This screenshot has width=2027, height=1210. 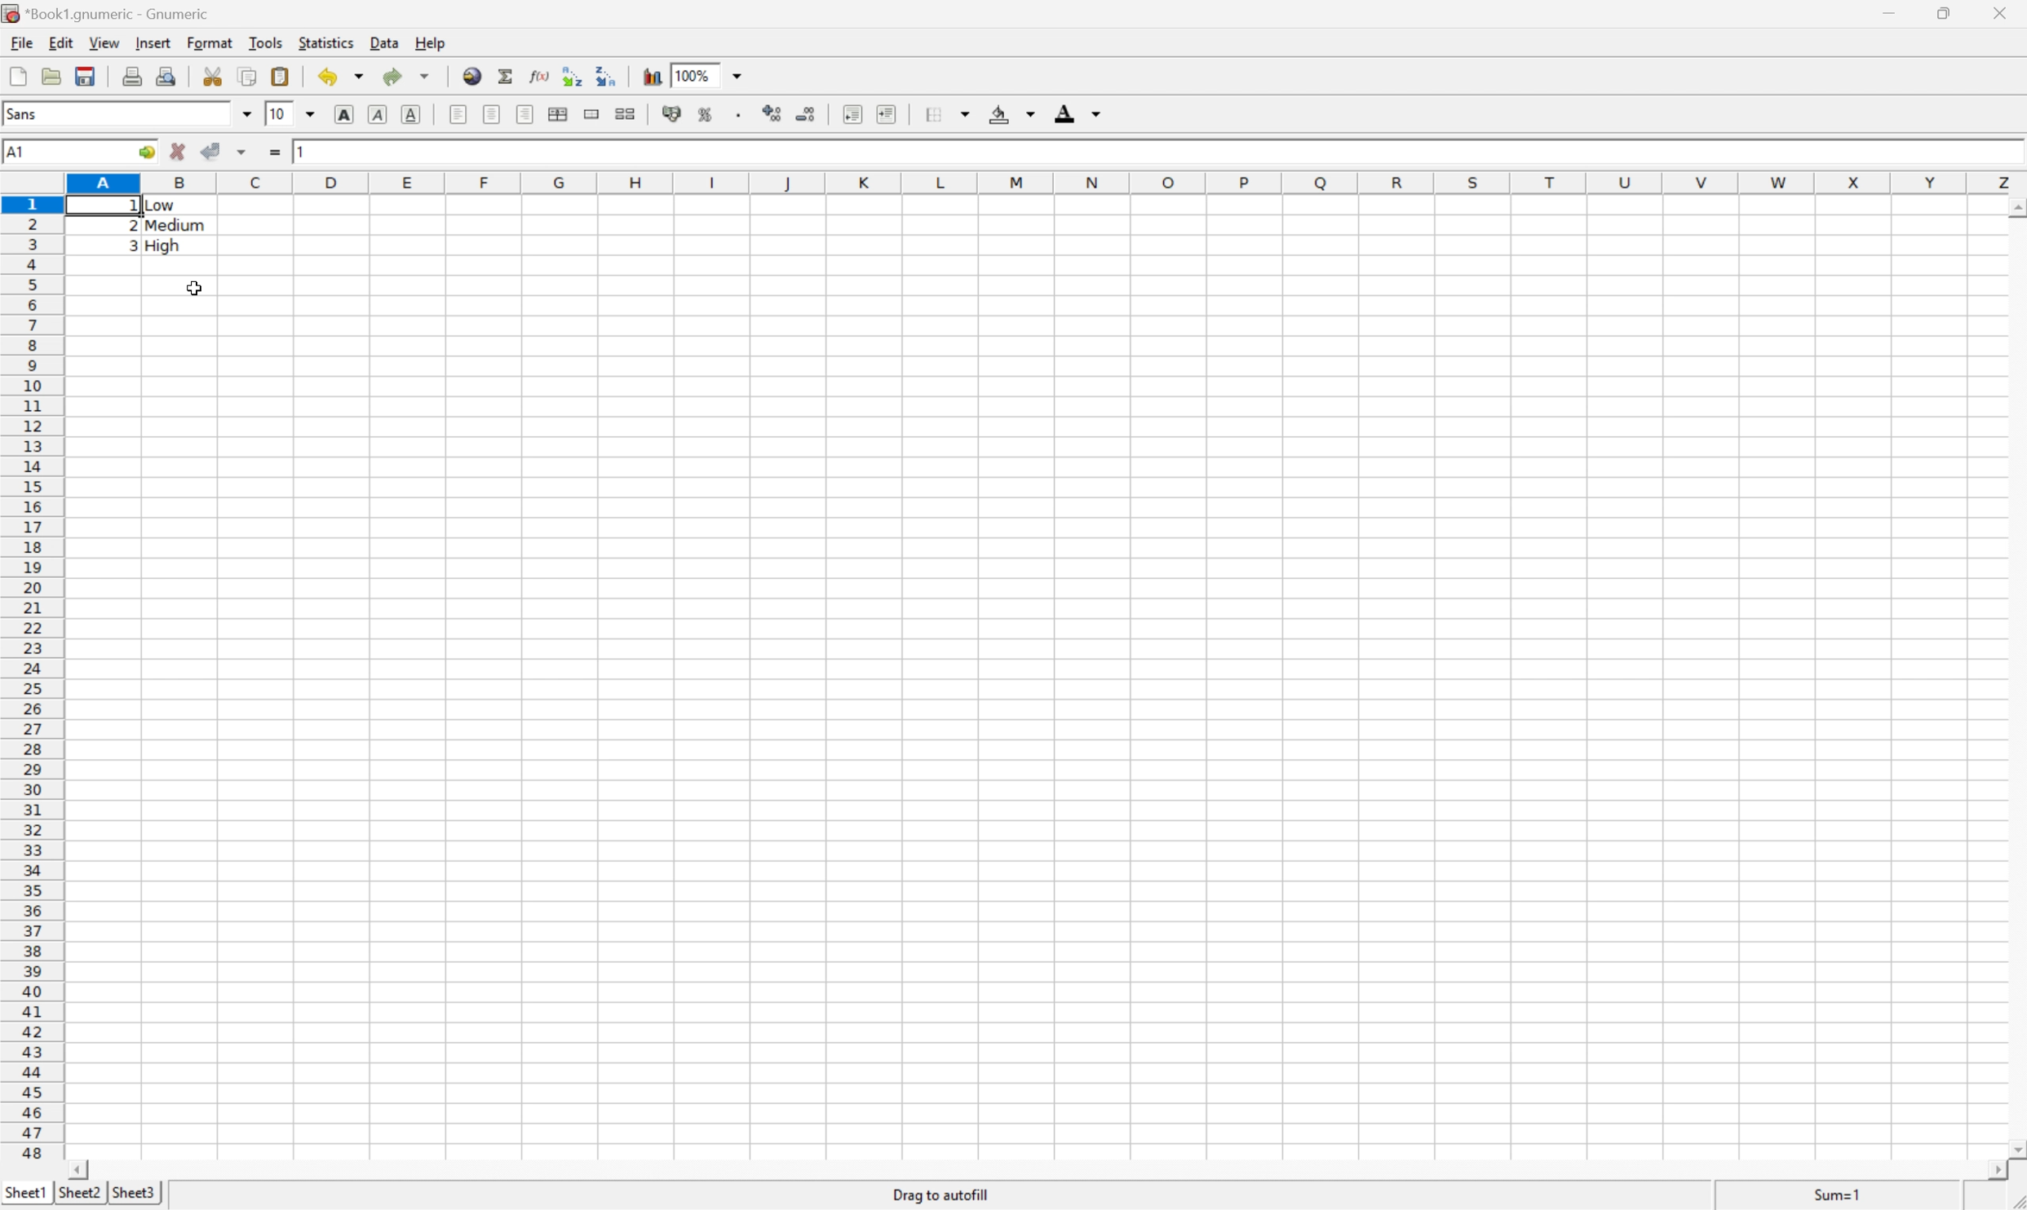 What do you see at coordinates (430, 45) in the screenshot?
I see `Help` at bounding box center [430, 45].